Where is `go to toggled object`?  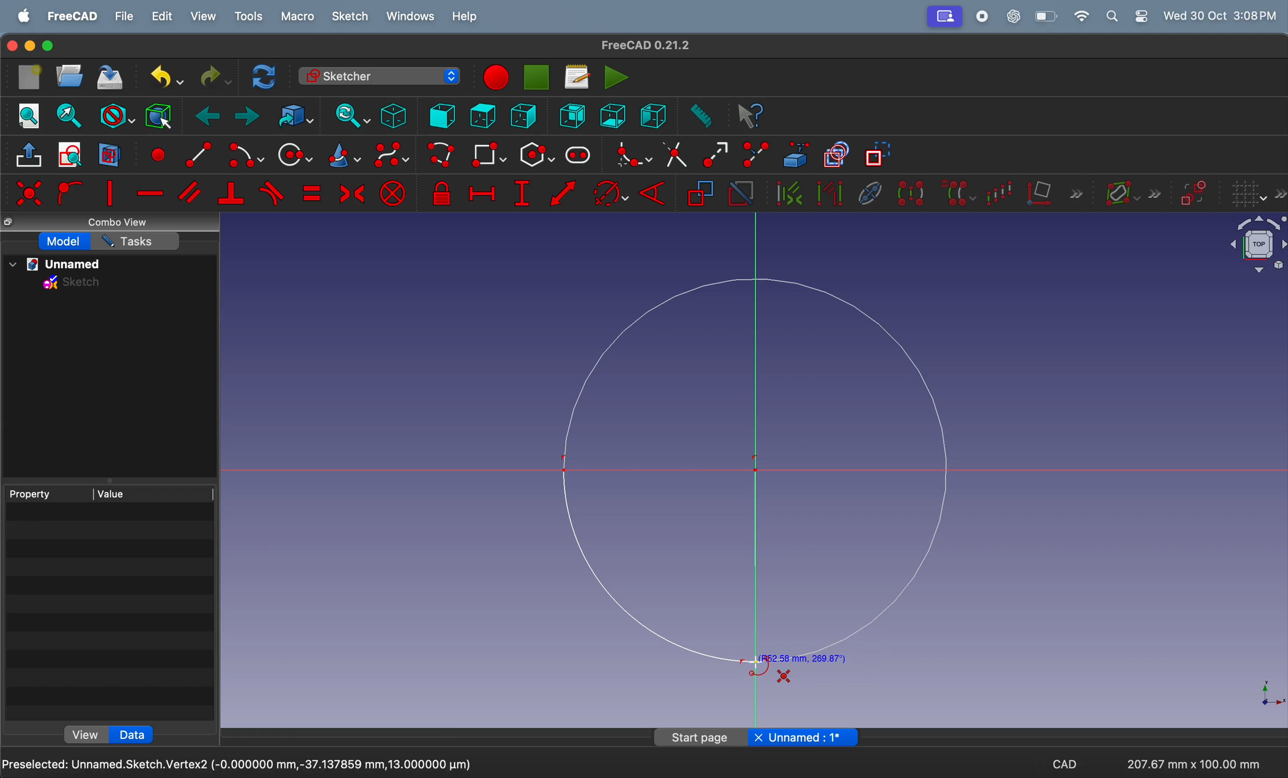 go to toggled object is located at coordinates (293, 116).